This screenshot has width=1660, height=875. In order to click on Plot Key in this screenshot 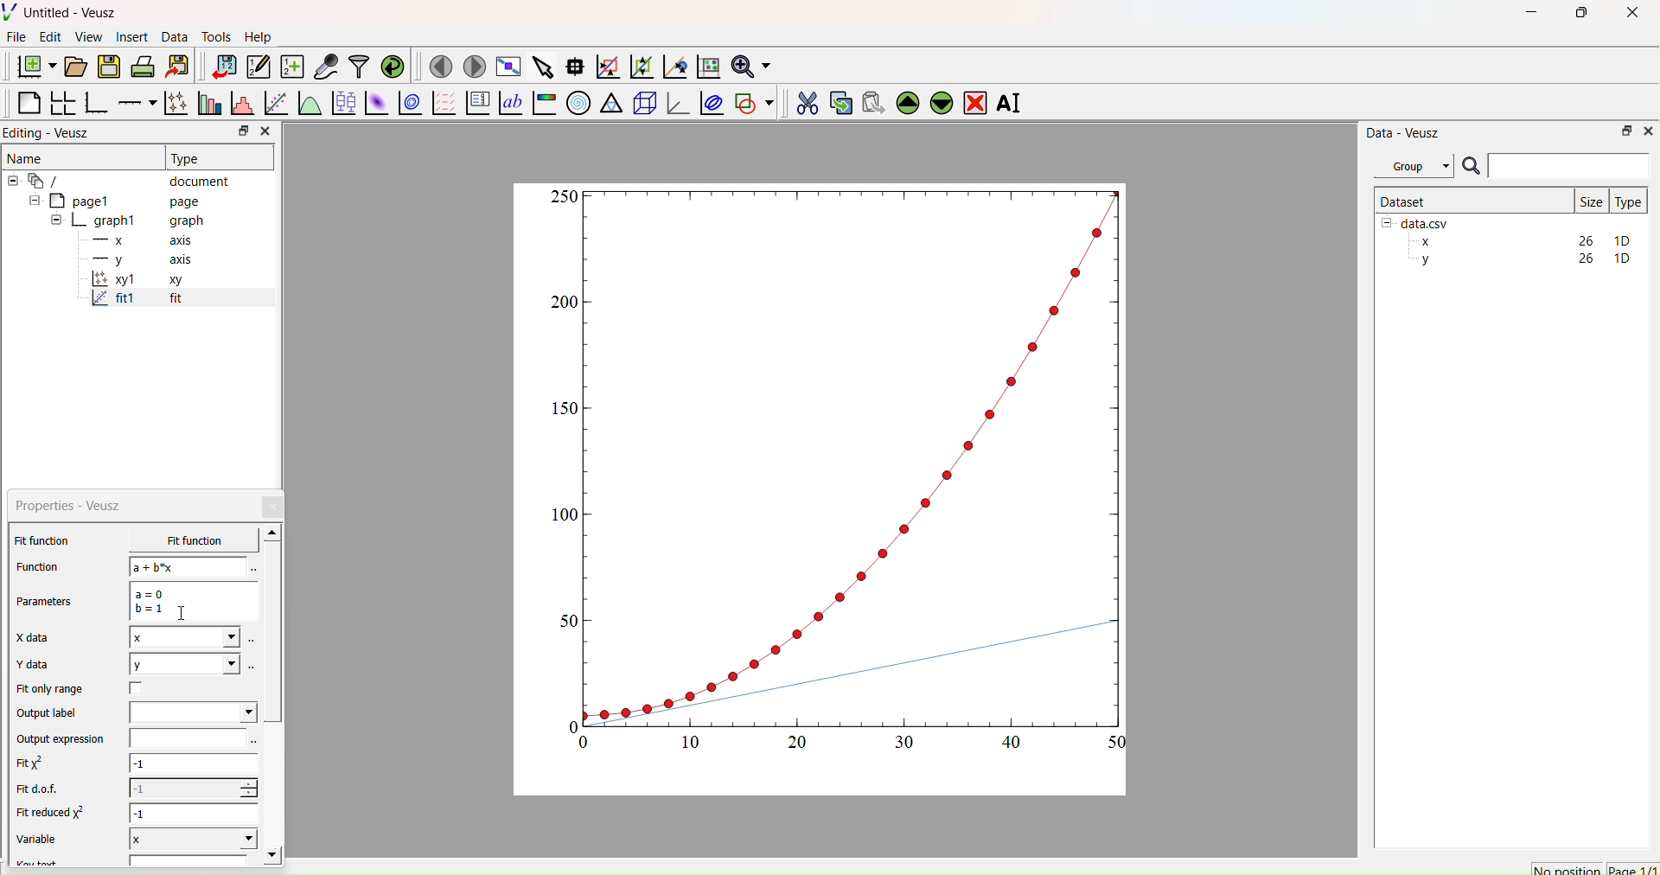, I will do `click(477, 103)`.